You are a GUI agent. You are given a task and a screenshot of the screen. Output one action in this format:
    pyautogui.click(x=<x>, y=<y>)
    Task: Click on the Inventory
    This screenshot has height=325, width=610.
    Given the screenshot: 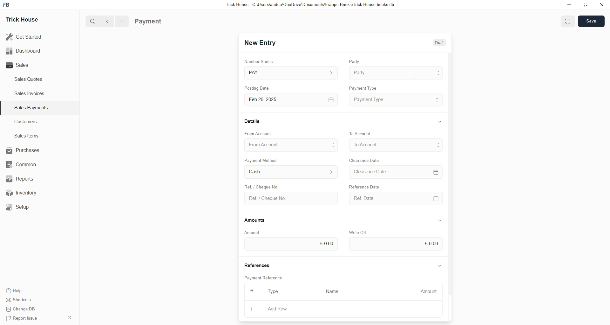 What is the action you would take?
    pyautogui.click(x=29, y=192)
    